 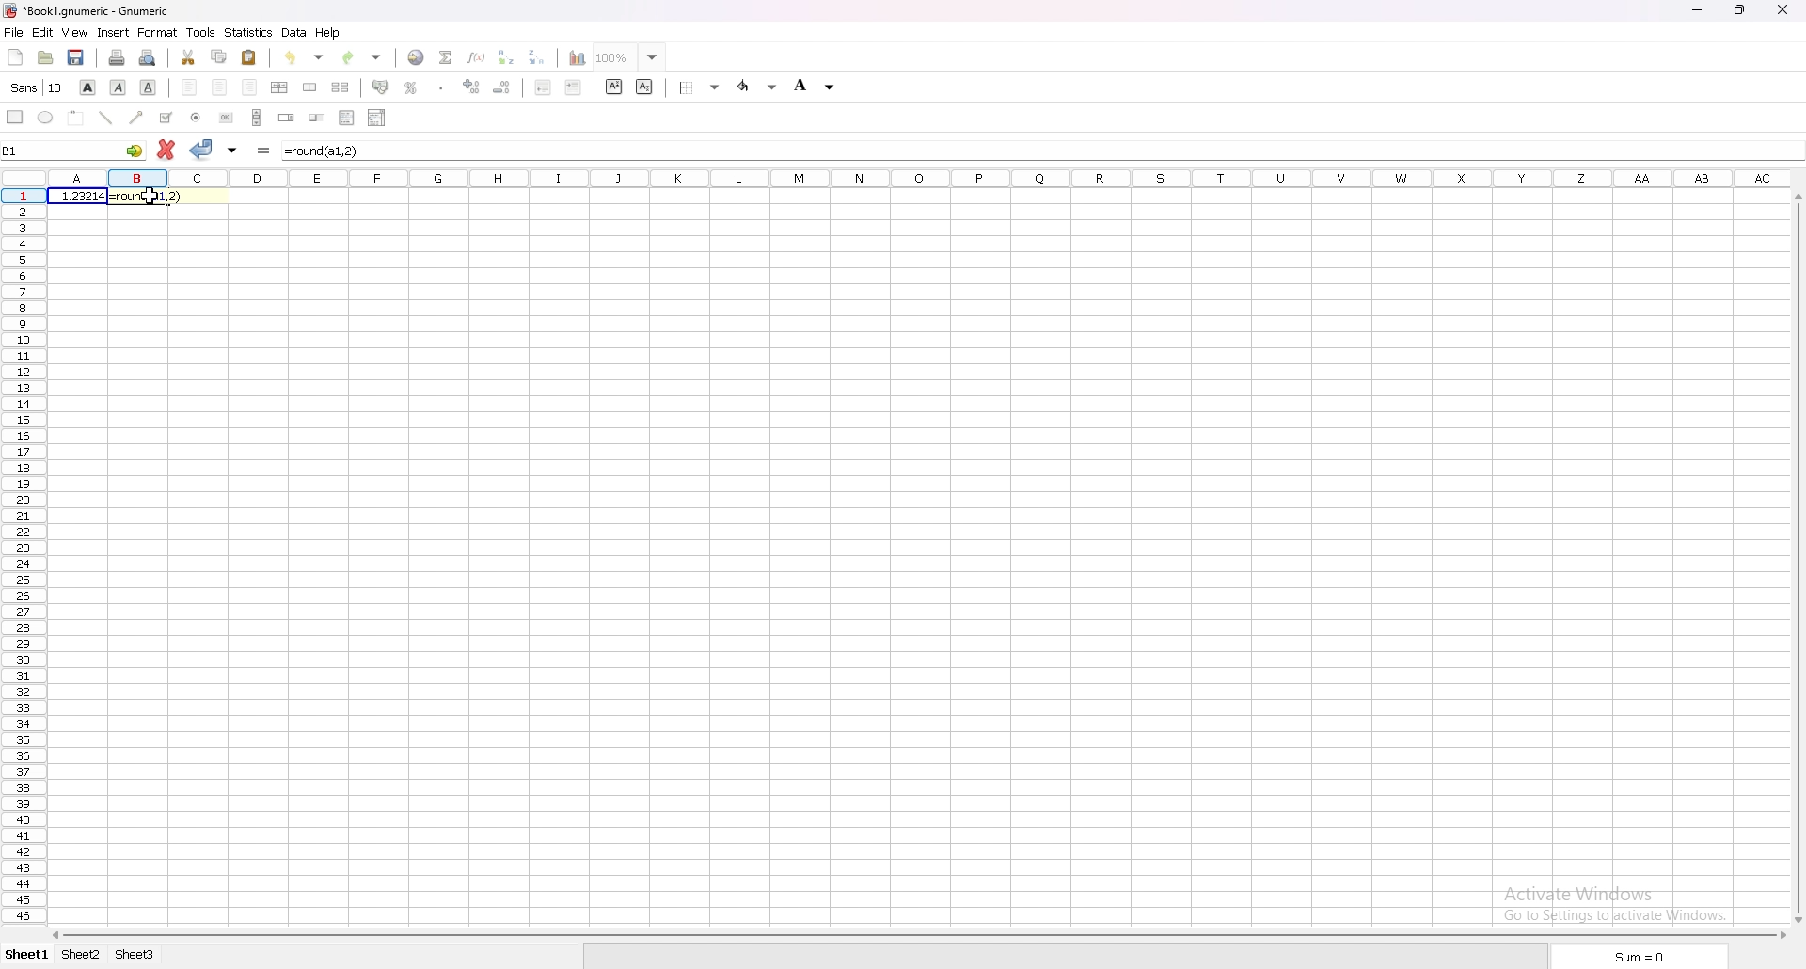 I want to click on zoom, so click(x=626, y=58).